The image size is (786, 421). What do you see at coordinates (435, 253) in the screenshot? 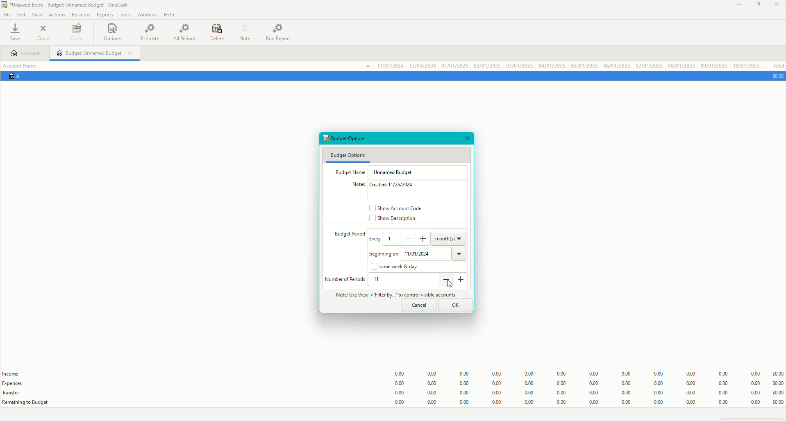
I see `11/01/2024` at bounding box center [435, 253].